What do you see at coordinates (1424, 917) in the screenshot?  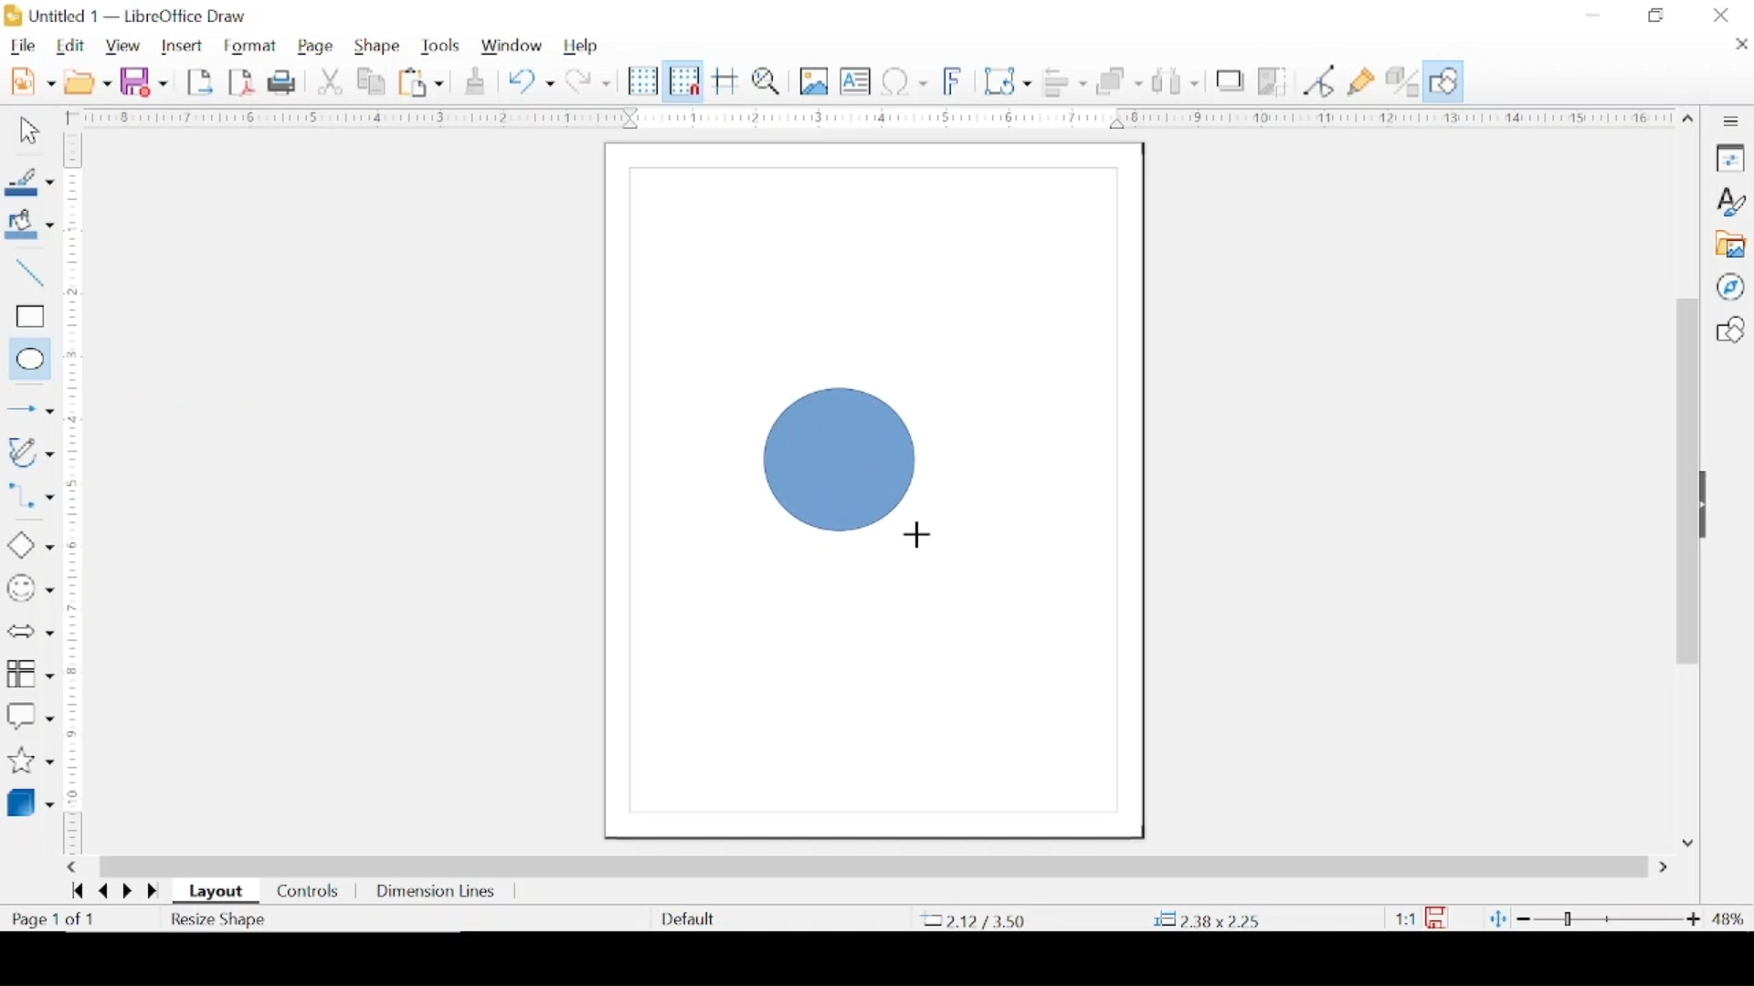 I see `this document has been modified` at bounding box center [1424, 917].